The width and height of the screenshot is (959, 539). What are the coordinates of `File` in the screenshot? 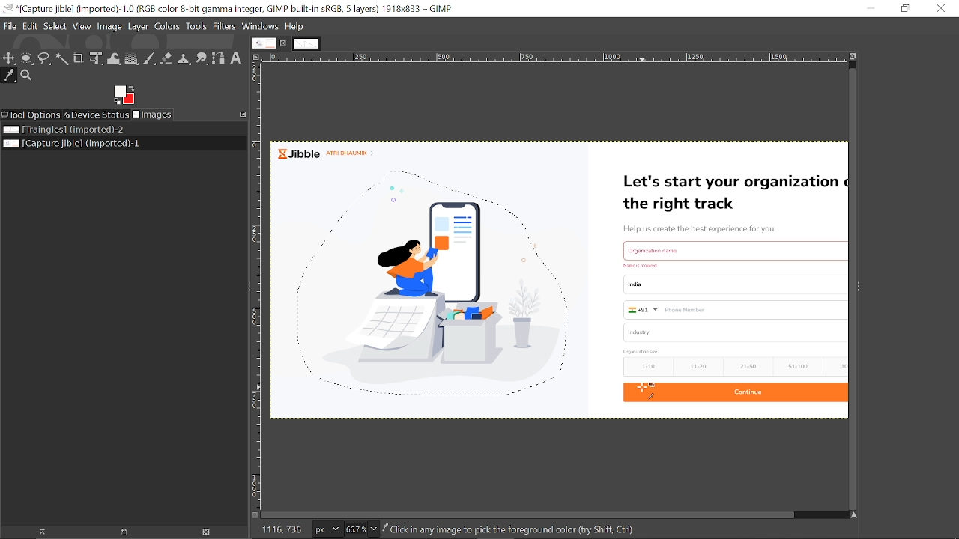 It's located at (10, 26).